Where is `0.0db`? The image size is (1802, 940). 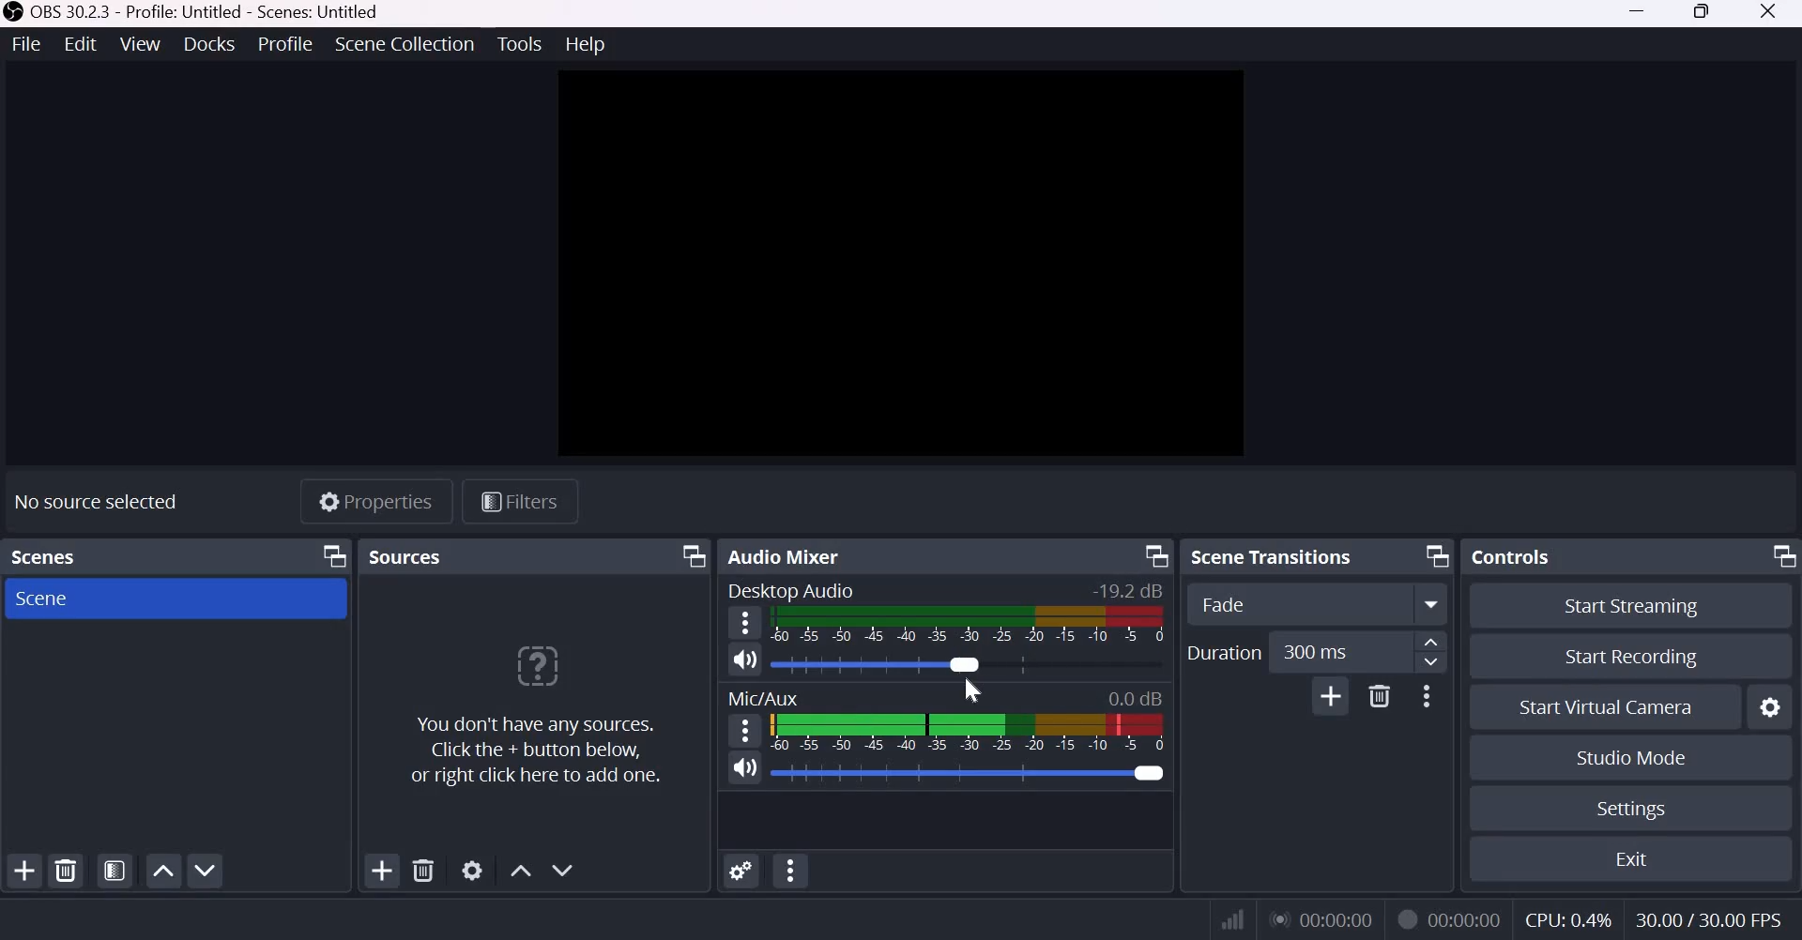 0.0db is located at coordinates (1134, 697).